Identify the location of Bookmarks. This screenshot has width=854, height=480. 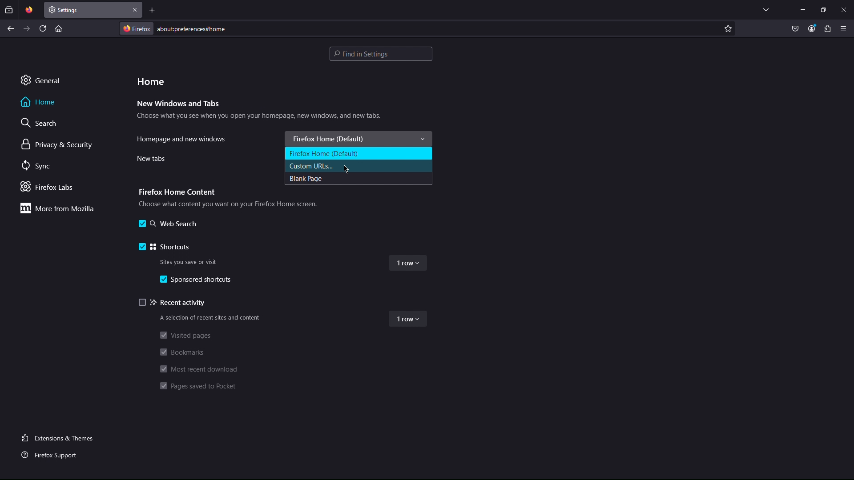
(184, 352).